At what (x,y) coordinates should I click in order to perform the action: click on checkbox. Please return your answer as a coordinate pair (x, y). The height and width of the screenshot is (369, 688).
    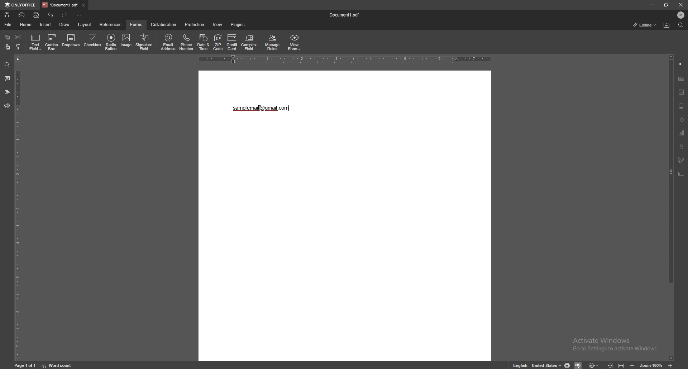
    Looking at the image, I should click on (93, 41).